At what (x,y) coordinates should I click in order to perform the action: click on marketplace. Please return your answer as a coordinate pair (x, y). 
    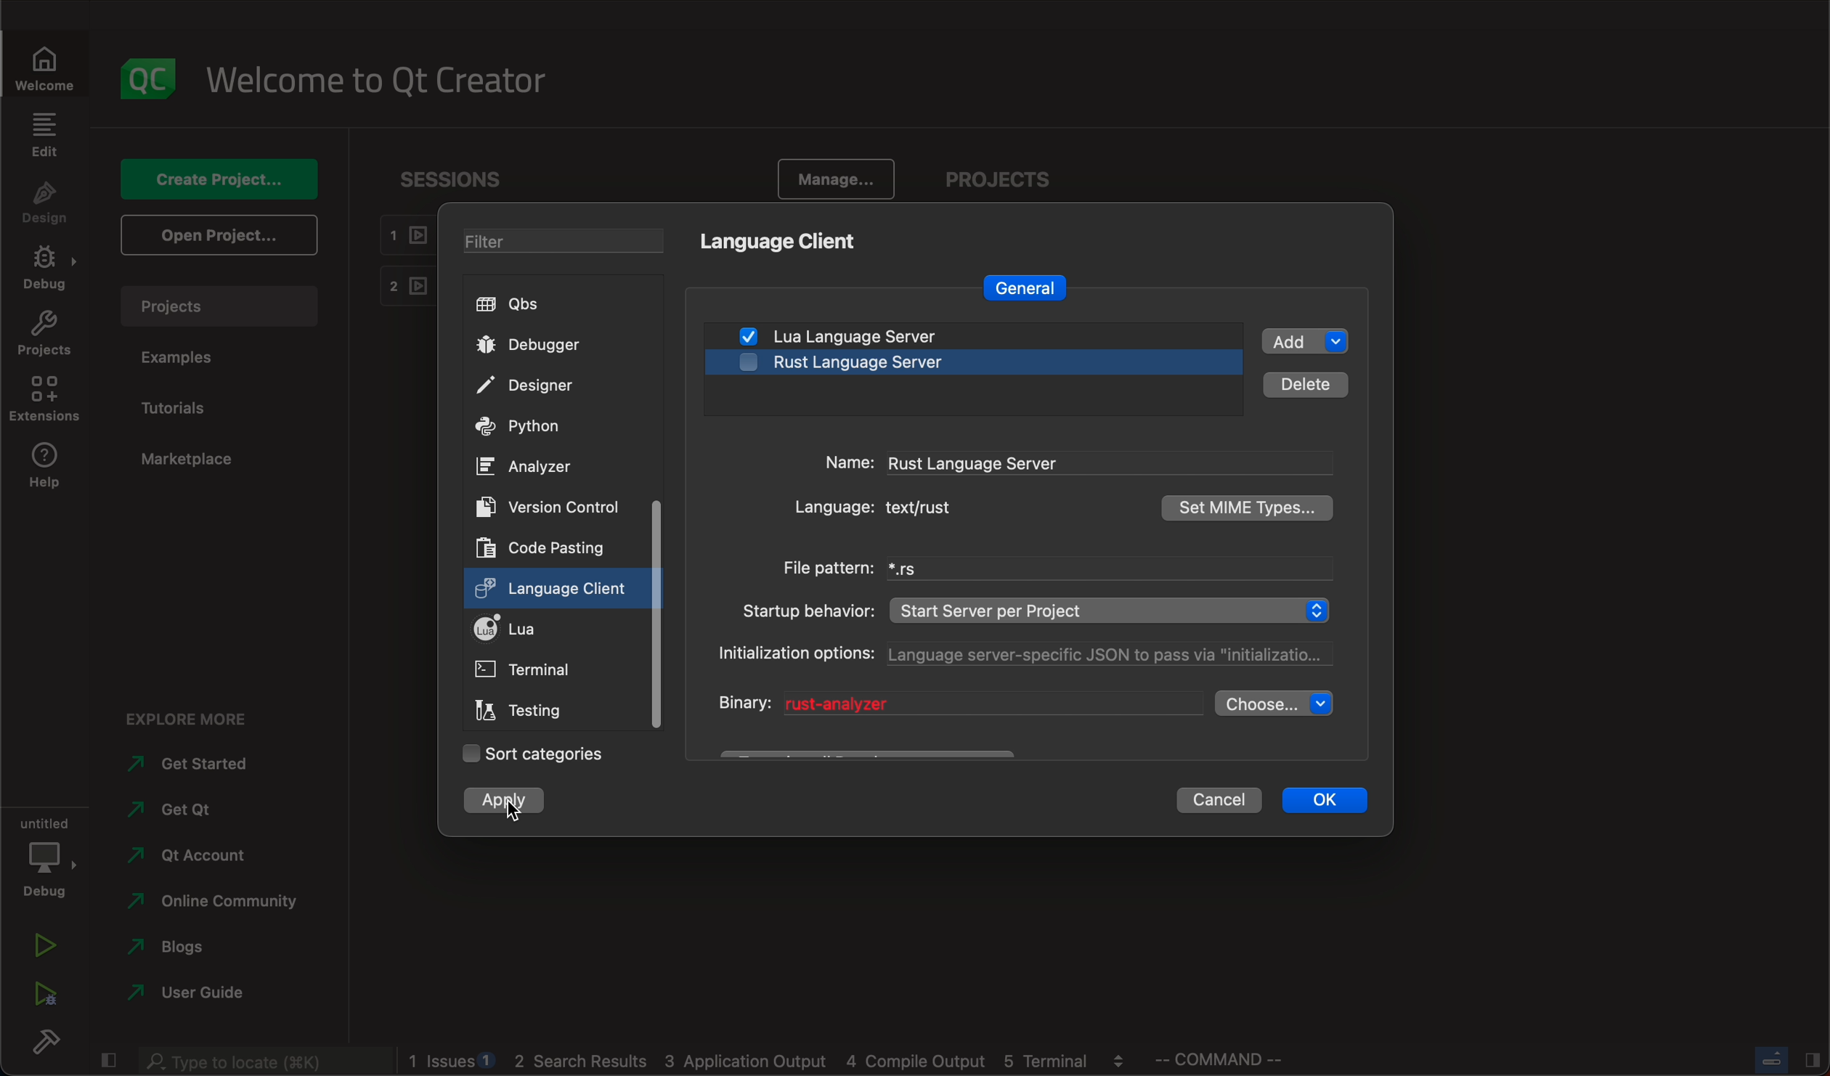
    Looking at the image, I should click on (187, 462).